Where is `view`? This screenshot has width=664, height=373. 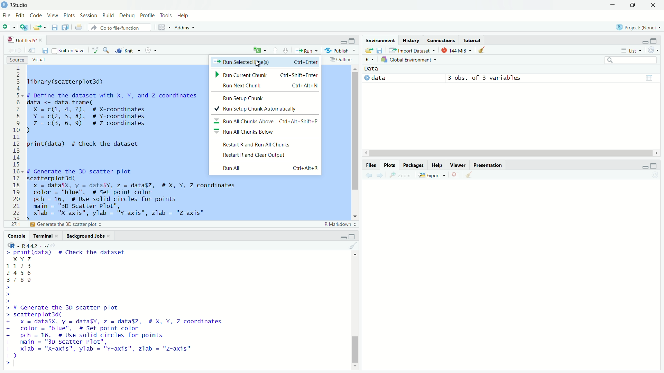
view is located at coordinates (54, 17).